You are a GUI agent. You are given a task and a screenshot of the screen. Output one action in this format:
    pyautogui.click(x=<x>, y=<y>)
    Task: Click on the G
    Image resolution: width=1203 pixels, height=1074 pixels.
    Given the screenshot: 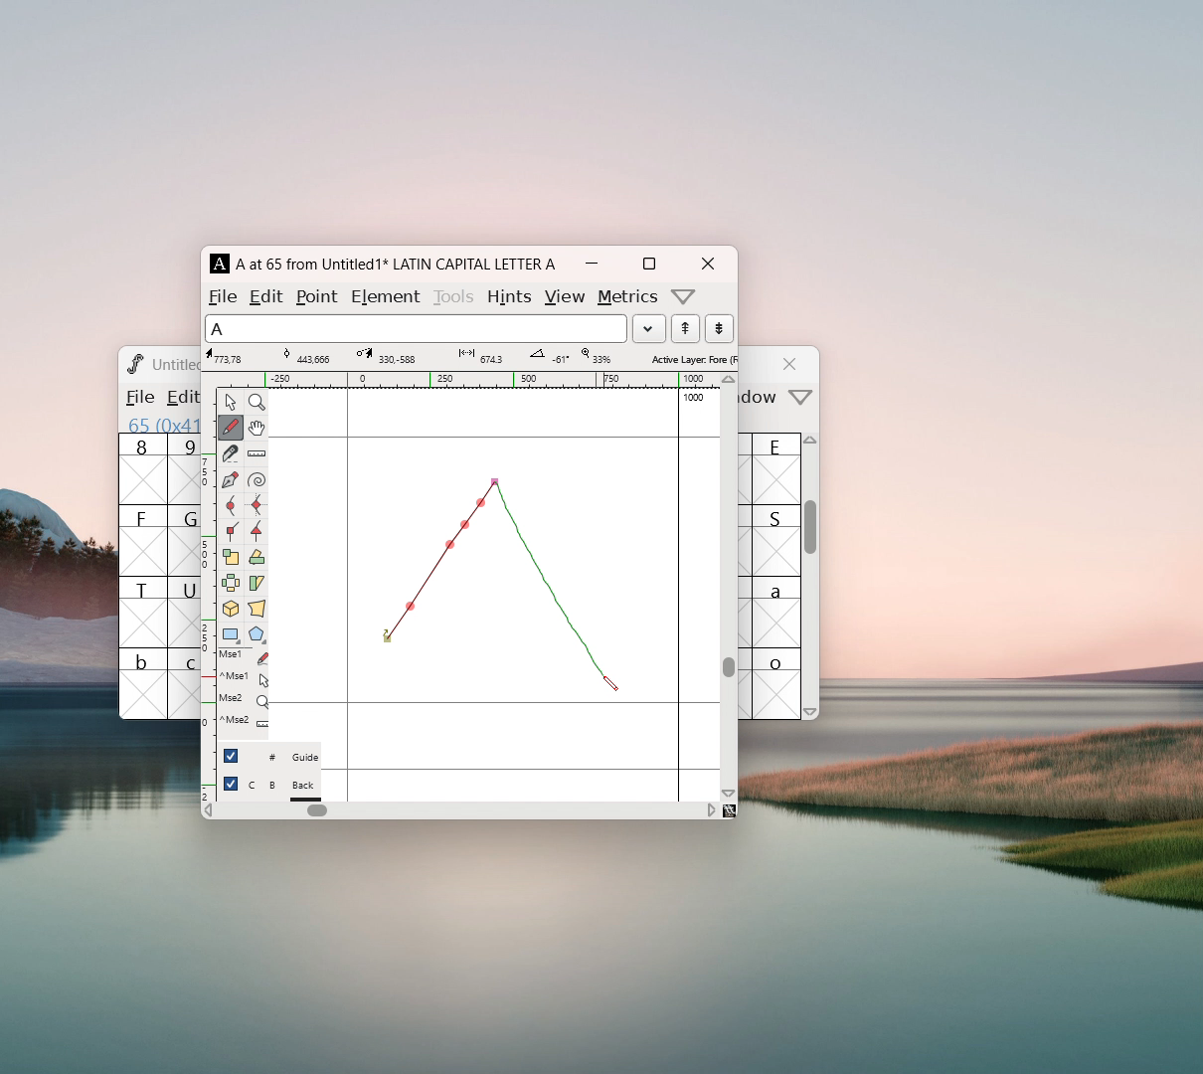 What is the action you would take?
    pyautogui.click(x=183, y=540)
    